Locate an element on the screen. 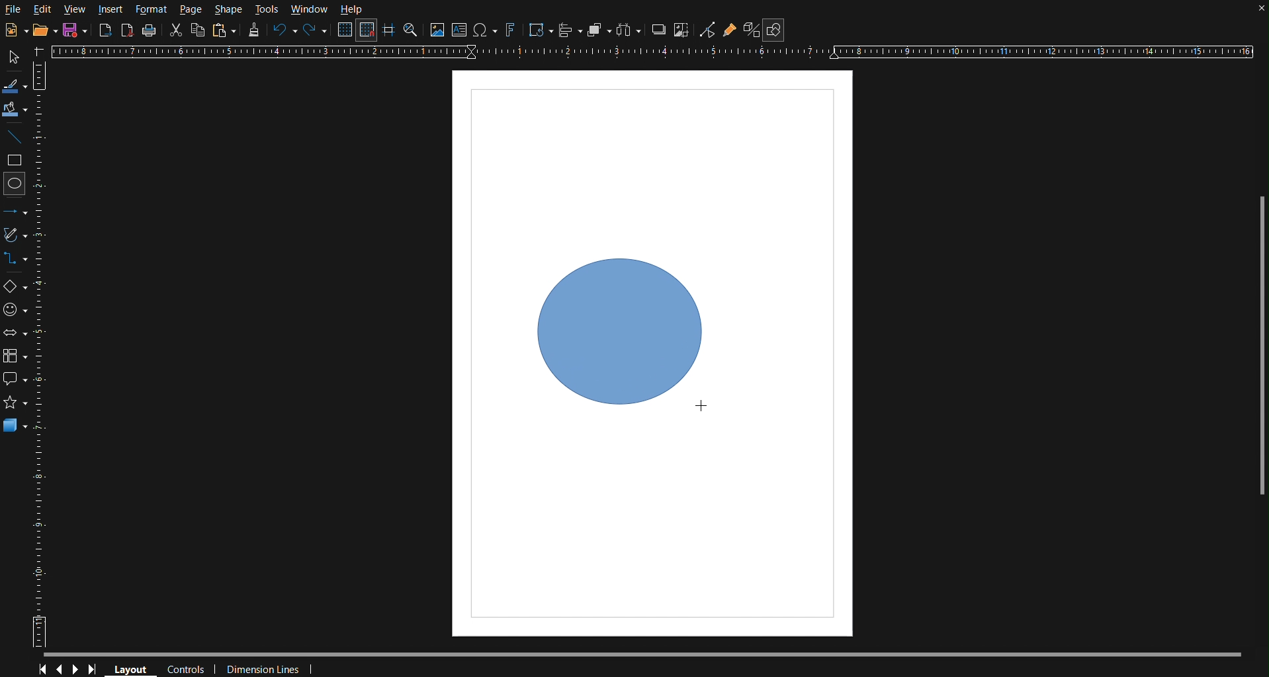  Cursor is located at coordinates (702, 407).